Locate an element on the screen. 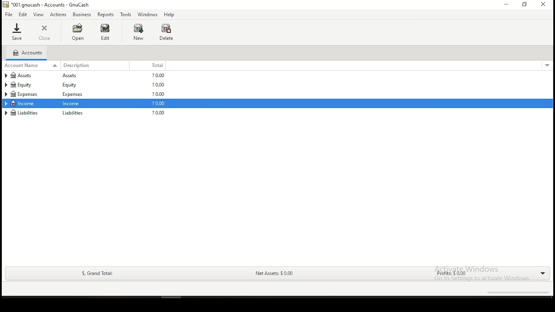  assets is located at coordinates (74, 76).